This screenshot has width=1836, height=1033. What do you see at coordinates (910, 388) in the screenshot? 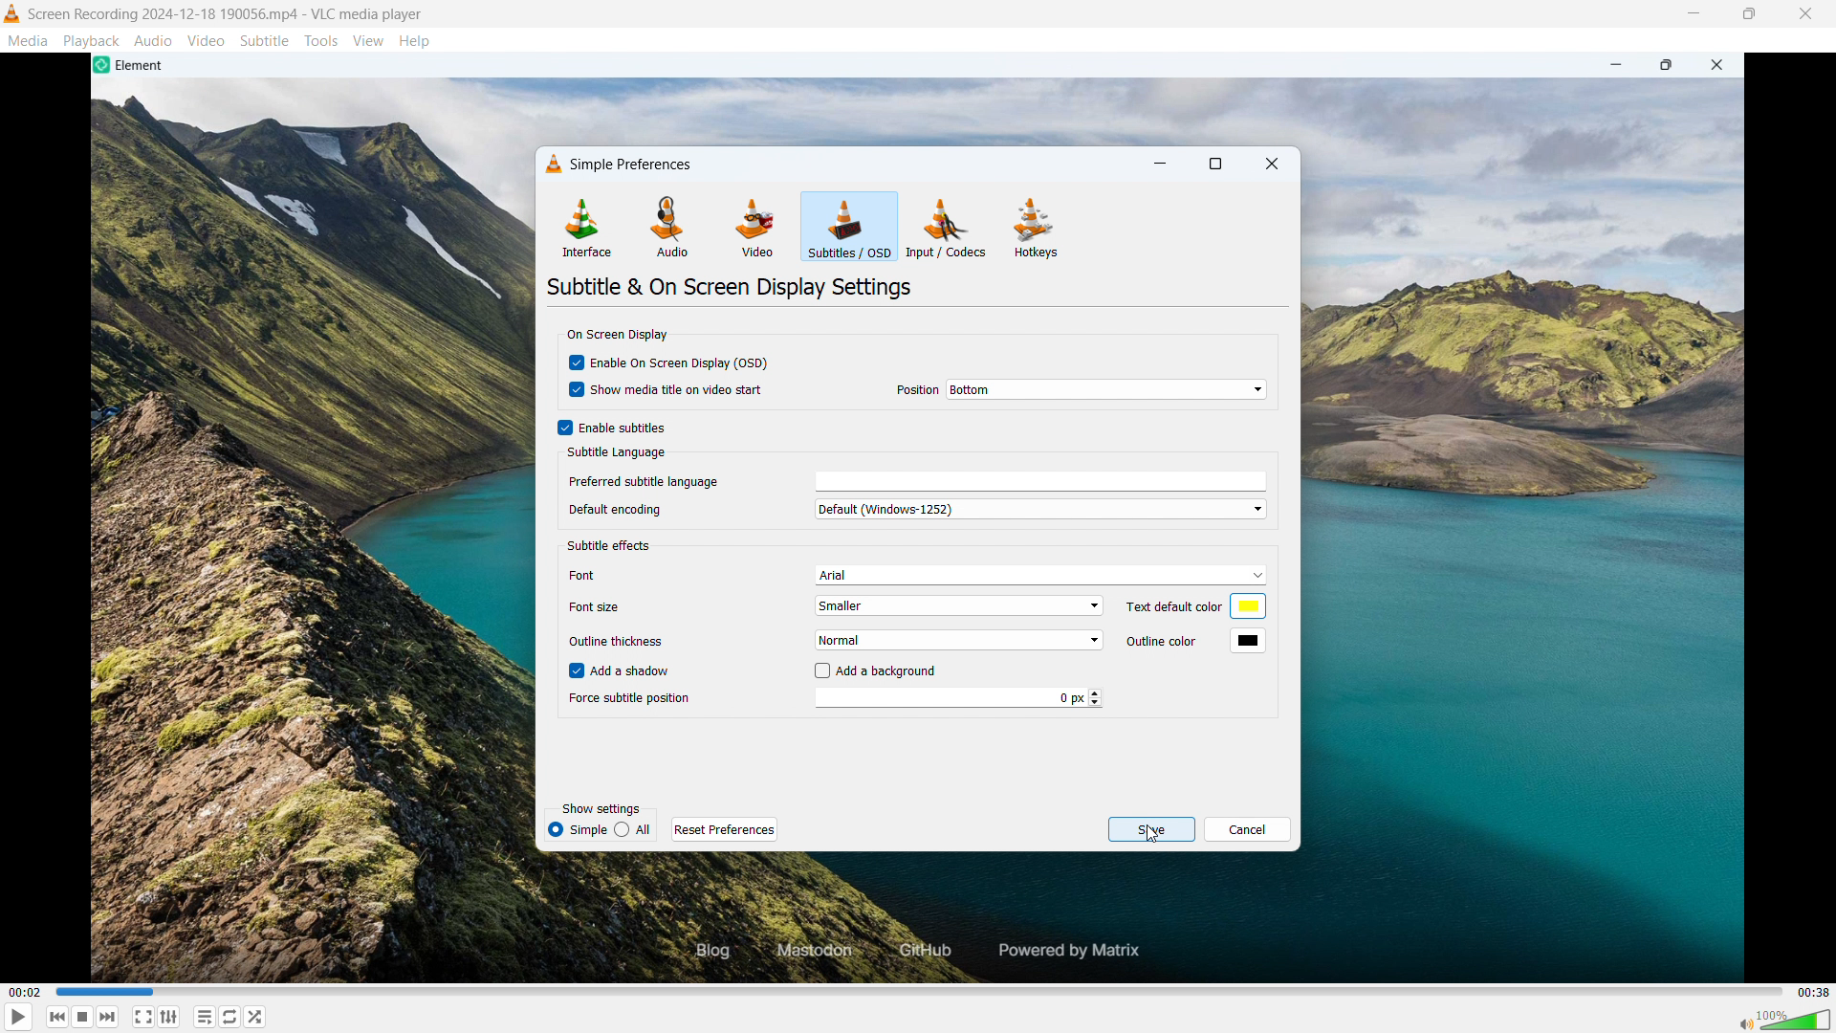
I see `Postion` at bounding box center [910, 388].